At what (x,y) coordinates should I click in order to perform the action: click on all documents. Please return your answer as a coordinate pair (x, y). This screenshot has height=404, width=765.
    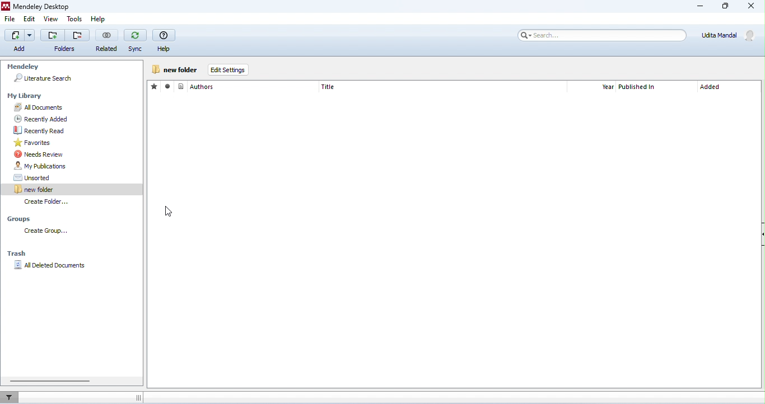
    Looking at the image, I should click on (76, 107).